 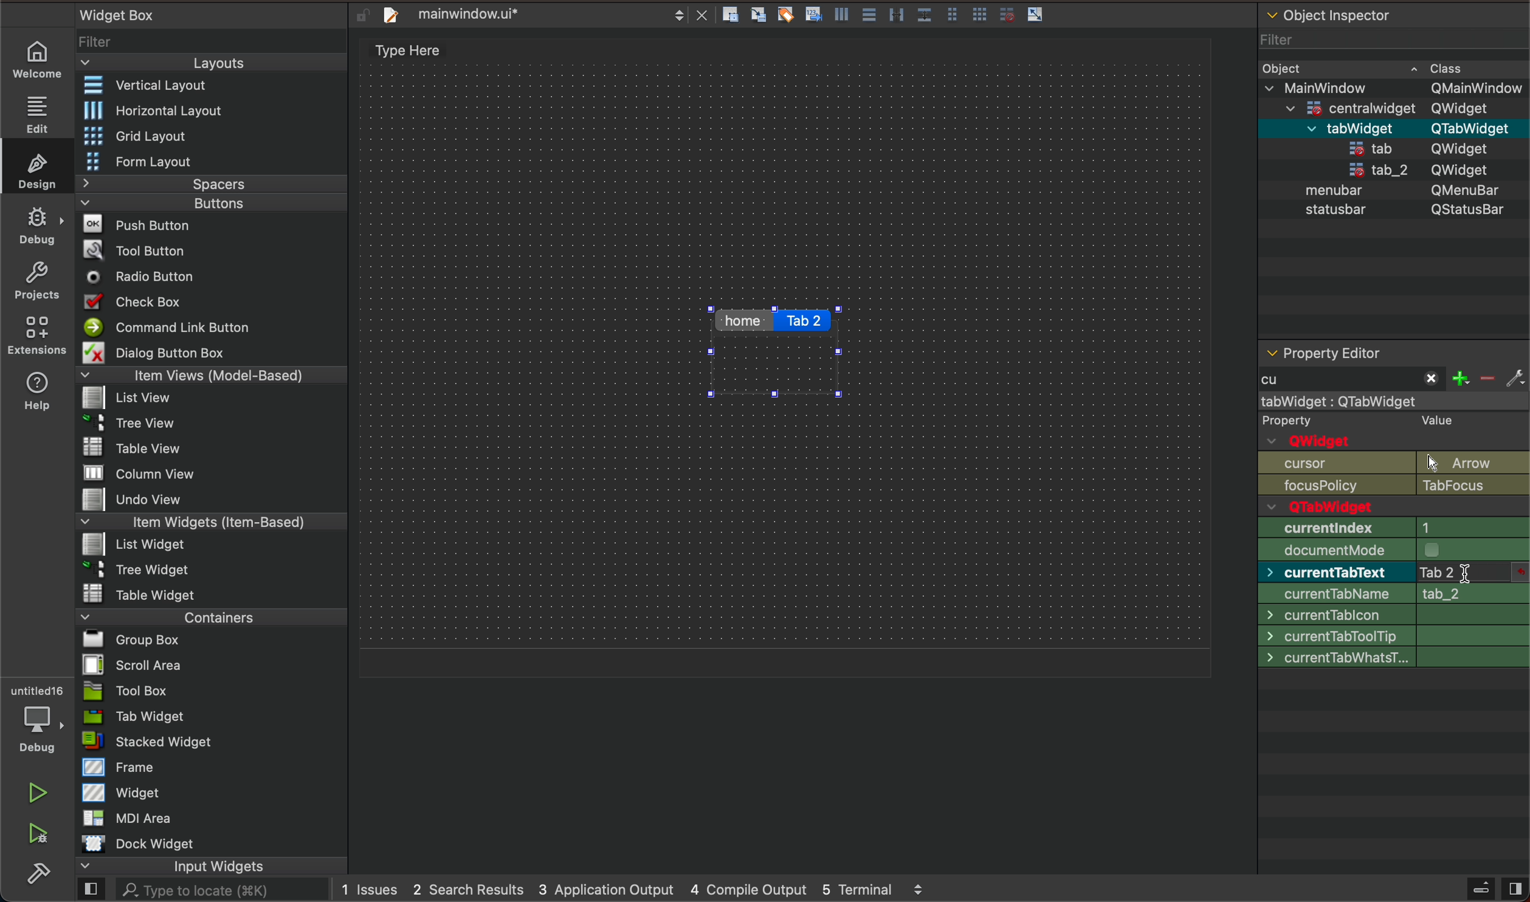 What do you see at coordinates (1394, 655) in the screenshot?
I see `palette` at bounding box center [1394, 655].